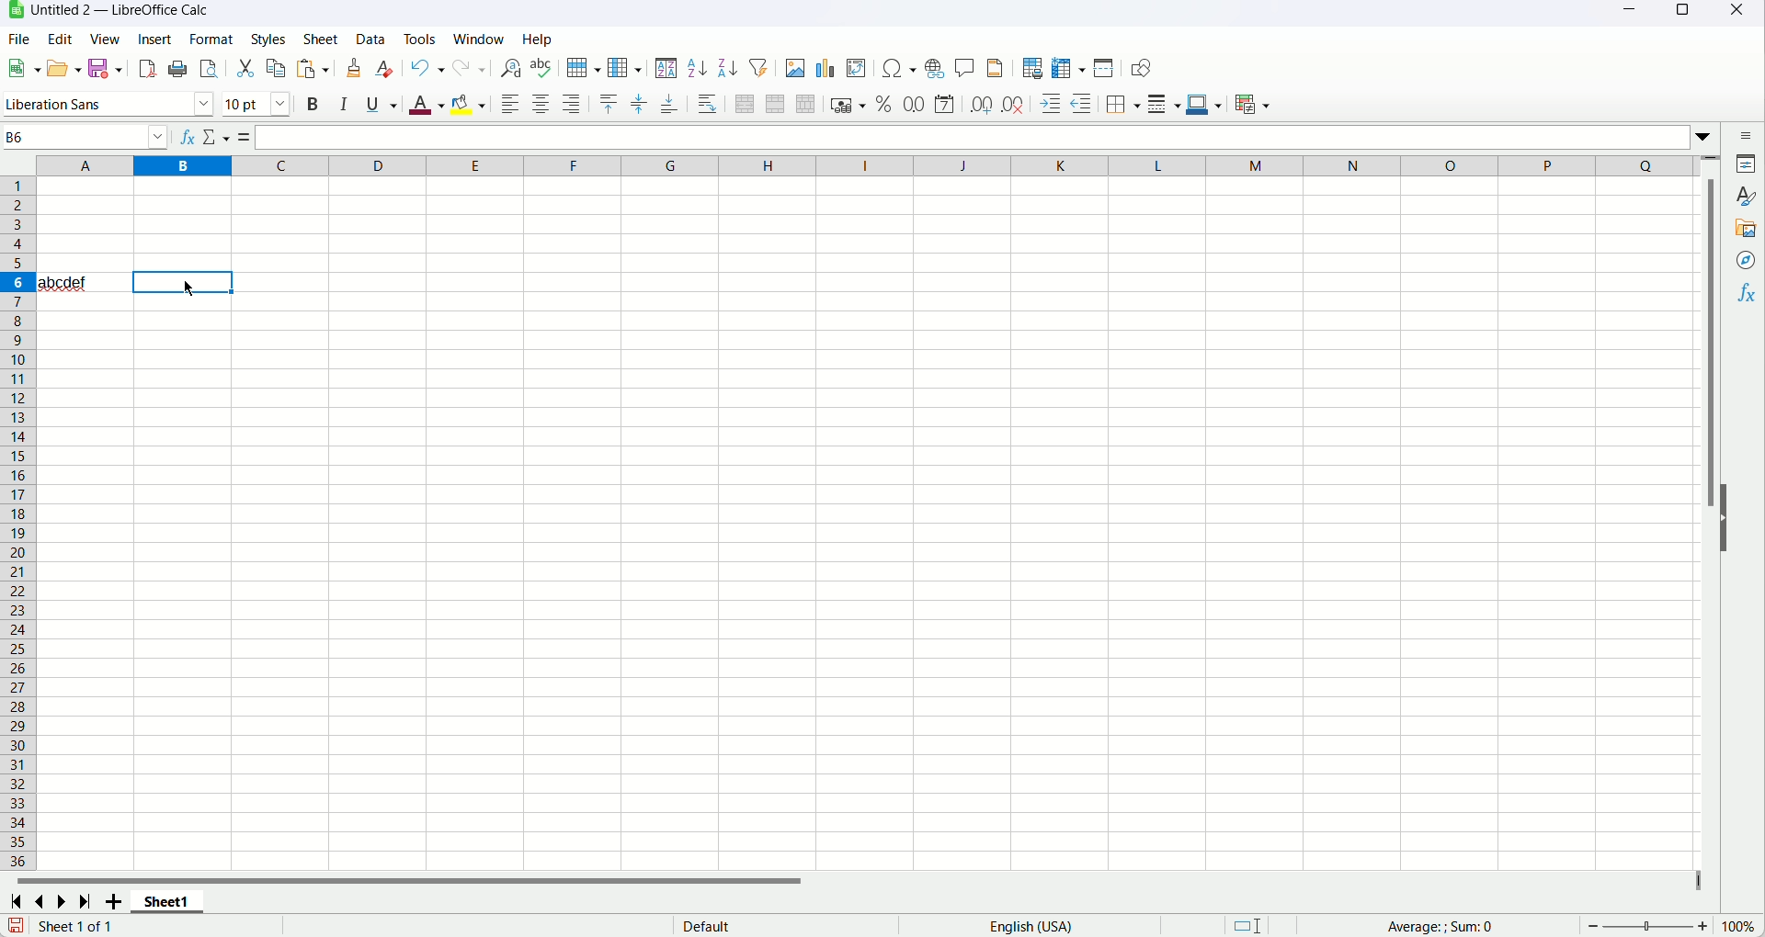 This screenshot has width=1765, height=937. What do you see at coordinates (760, 68) in the screenshot?
I see `auto filter` at bounding box center [760, 68].